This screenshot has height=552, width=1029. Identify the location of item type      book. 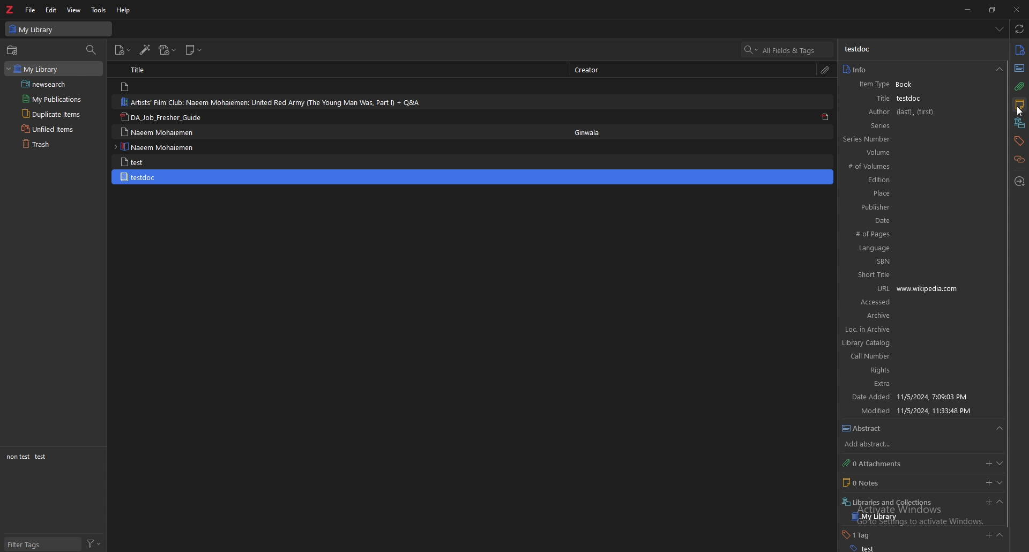
(897, 84).